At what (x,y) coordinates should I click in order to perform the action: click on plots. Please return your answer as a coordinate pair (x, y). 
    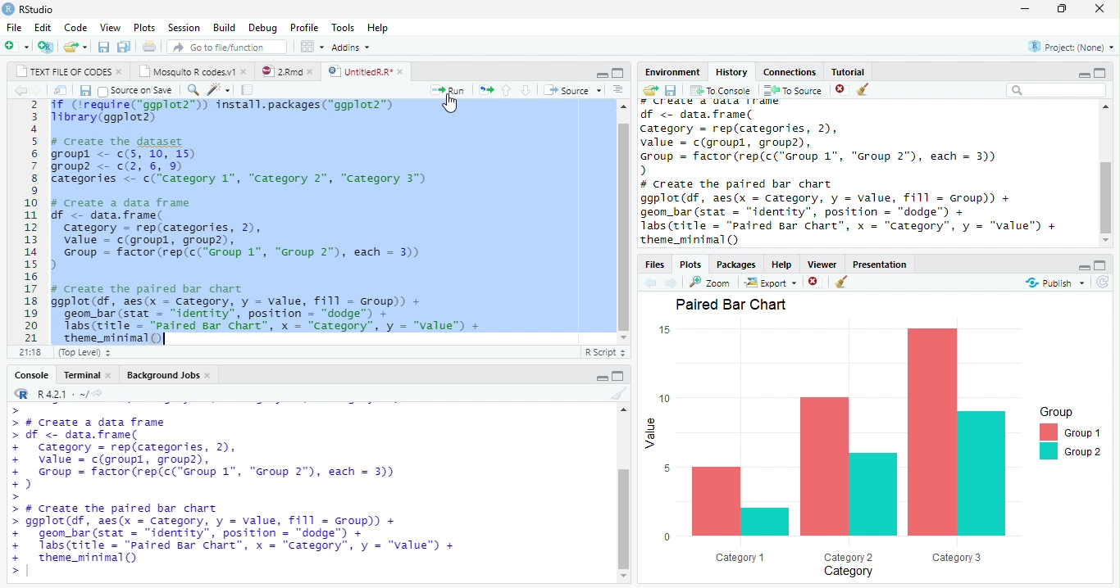
    Looking at the image, I should click on (694, 264).